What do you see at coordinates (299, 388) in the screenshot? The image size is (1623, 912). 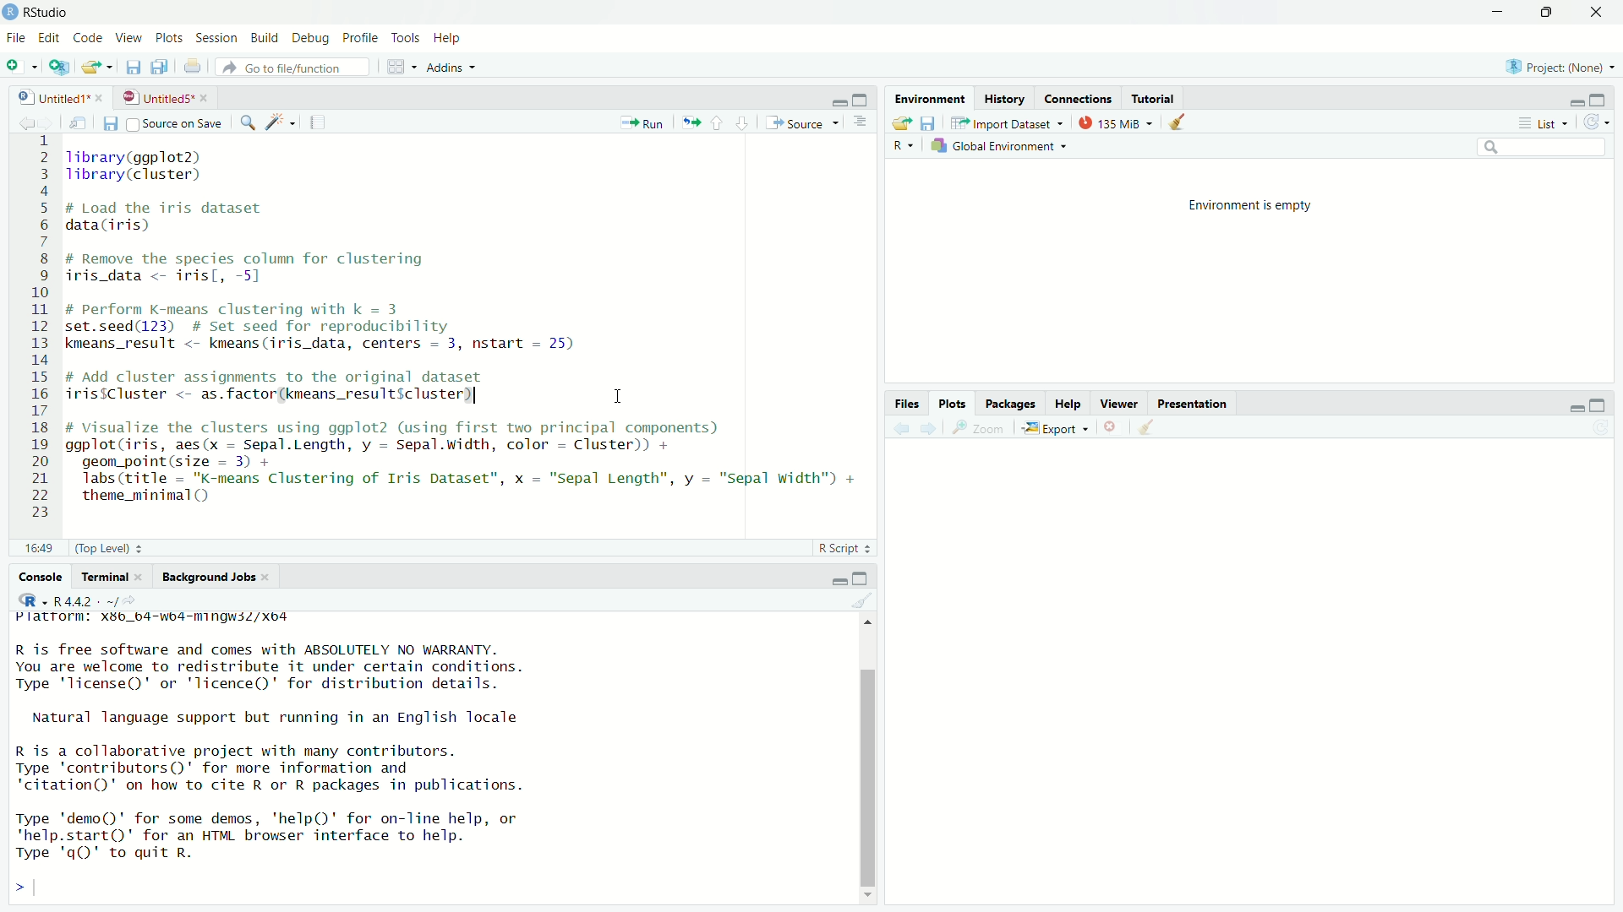 I see `# Add cluster assignments to the original dataset  irisiCluster <- as.factor(kmeans_resultScluster)` at bounding box center [299, 388].